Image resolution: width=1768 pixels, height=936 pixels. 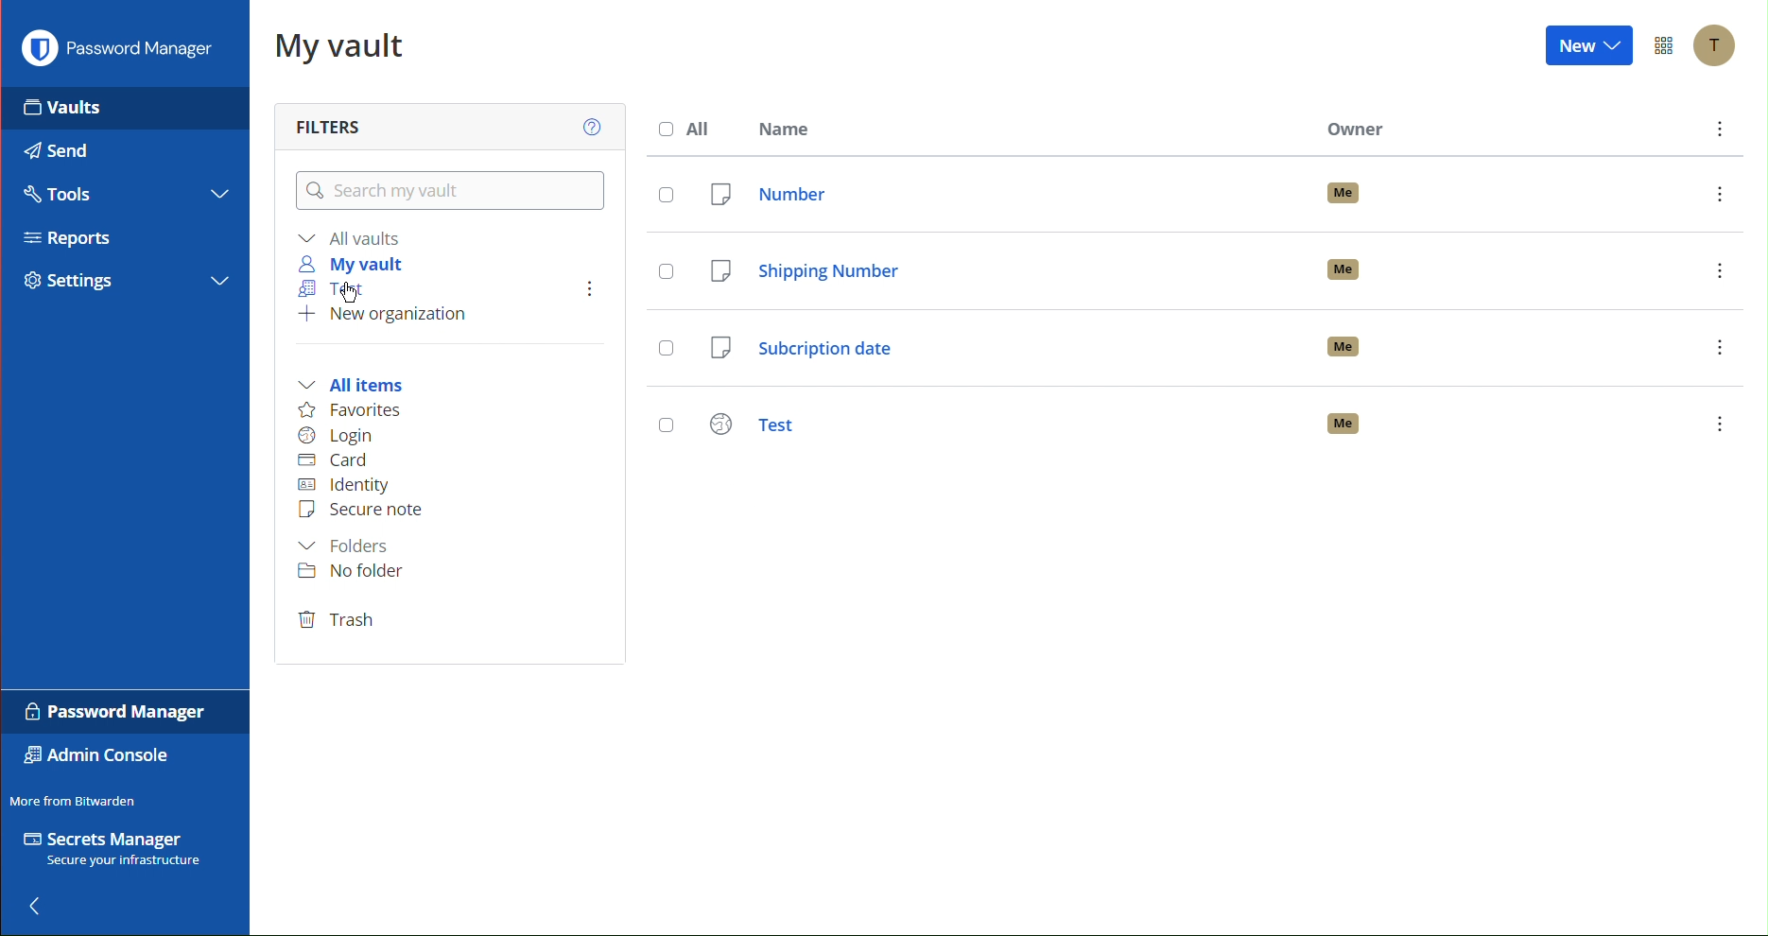 I want to click on More Options, so click(x=1666, y=45).